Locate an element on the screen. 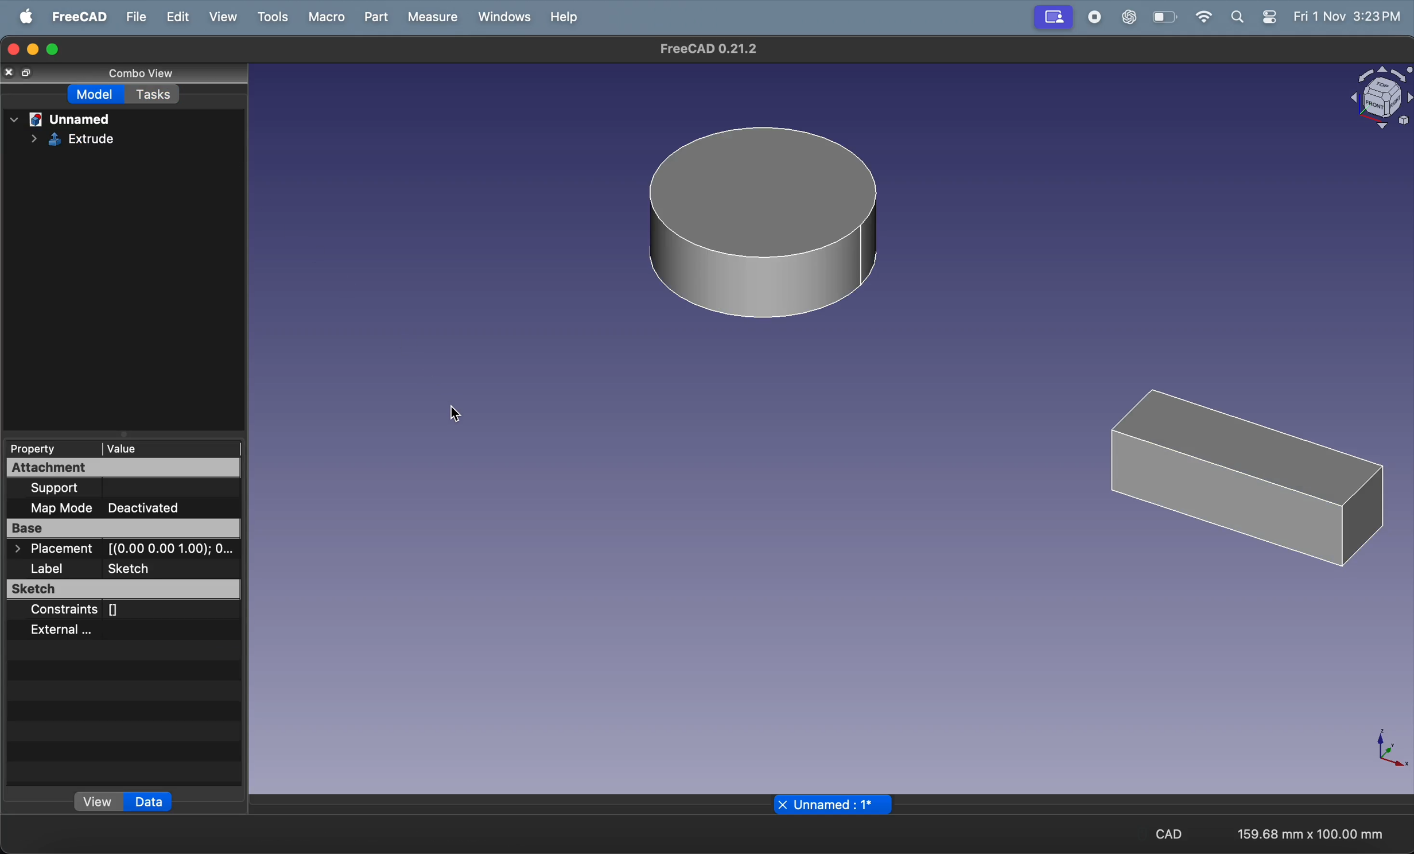 Image resolution: width=1414 pixels, height=854 pixels. Sketch is located at coordinates (123, 589).